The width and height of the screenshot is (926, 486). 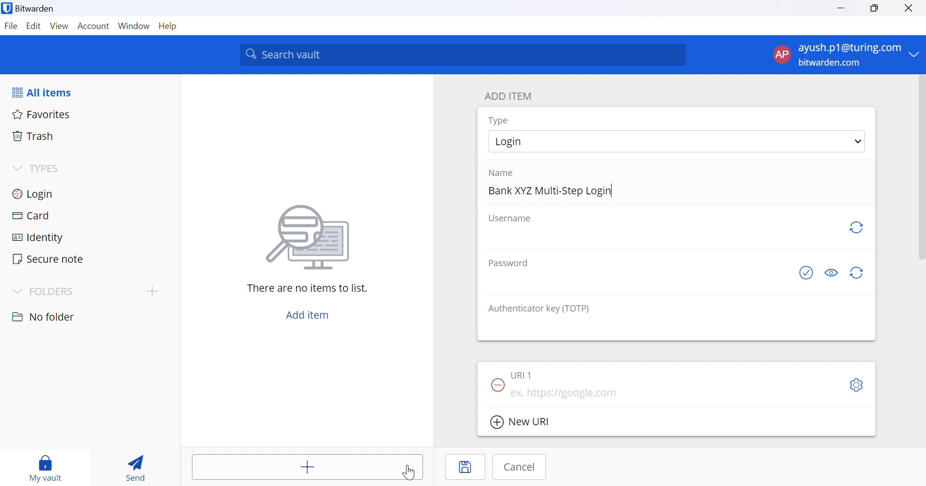 What do you see at coordinates (830, 62) in the screenshot?
I see `bitwarden.com` at bounding box center [830, 62].